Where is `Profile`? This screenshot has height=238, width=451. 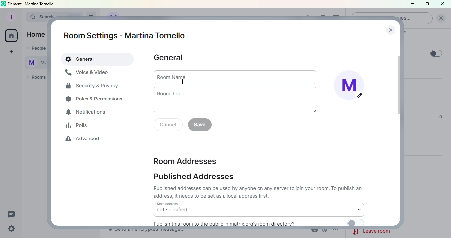 Profile is located at coordinates (10, 16).